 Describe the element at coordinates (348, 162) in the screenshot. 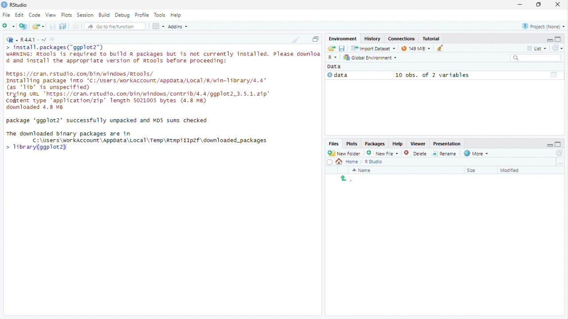

I see `Home` at that location.